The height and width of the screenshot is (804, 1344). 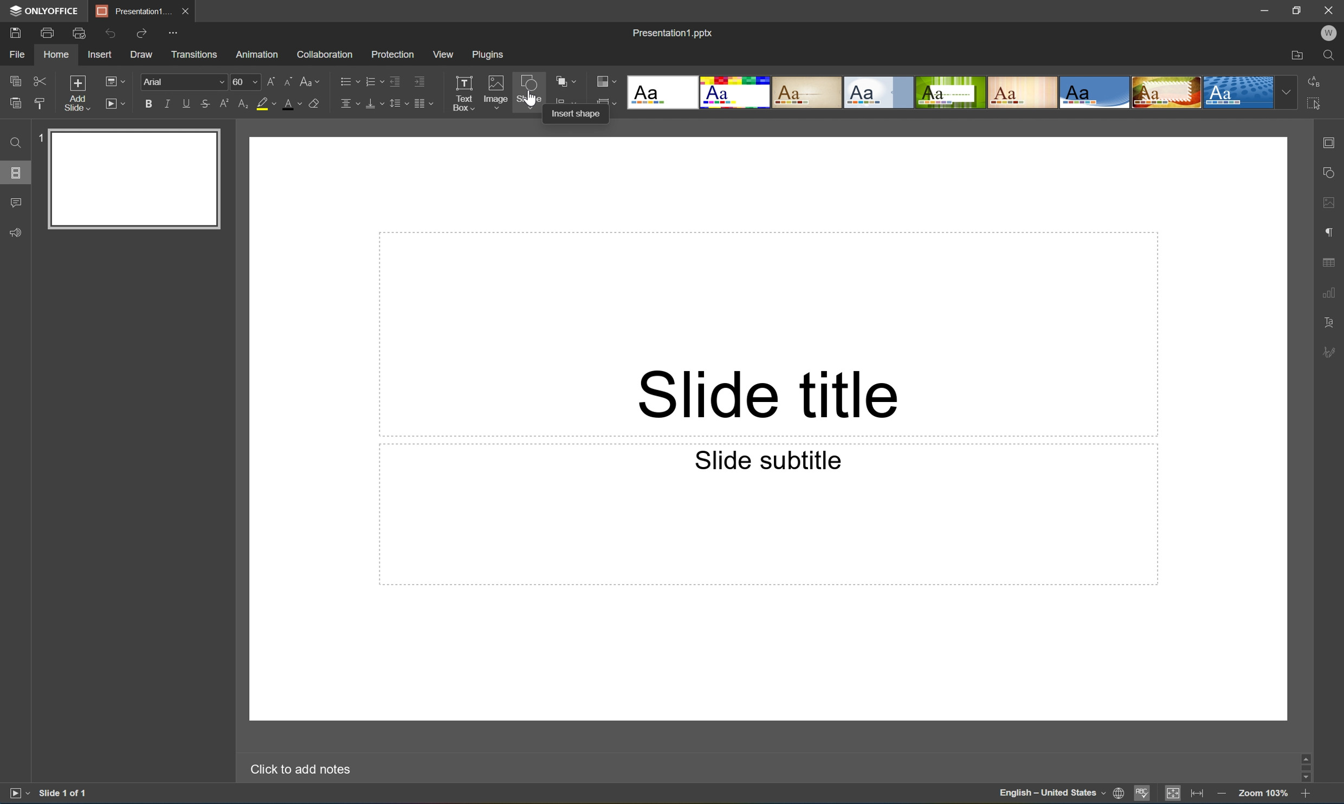 I want to click on Underline, so click(x=186, y=103).